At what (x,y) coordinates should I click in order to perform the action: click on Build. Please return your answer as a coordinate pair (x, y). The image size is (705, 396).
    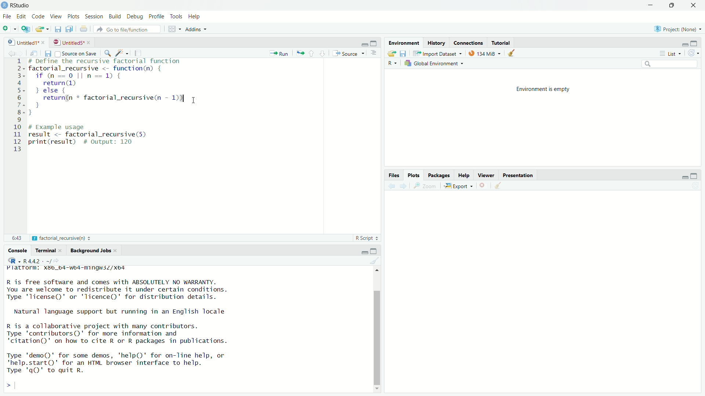
    Looking at the image, I should click on (113, 16).